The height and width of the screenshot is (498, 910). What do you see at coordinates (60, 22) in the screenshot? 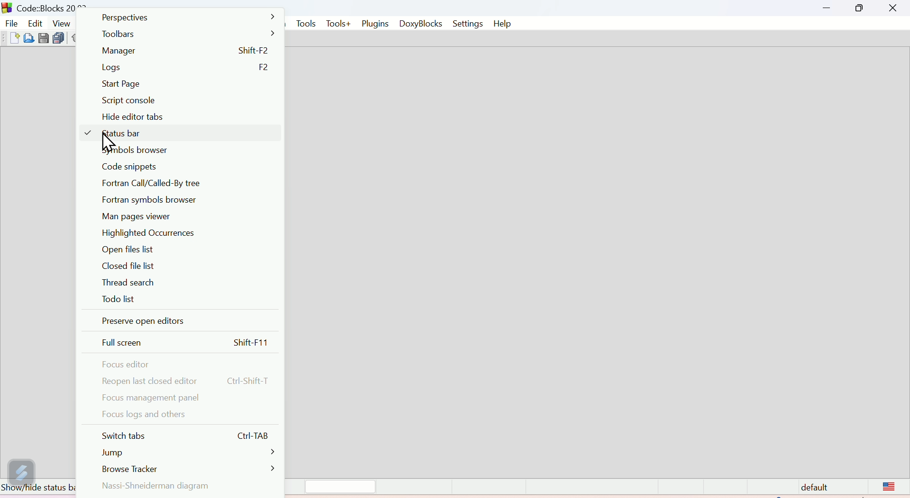
I see `` at bounding box center [60, 22].